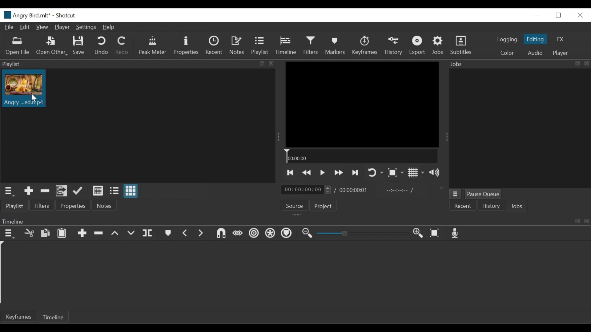 This screenshot has width=591, height=332. Describe the element at coordinates (507, 53) in the screenshot. I see `Color` at that location.